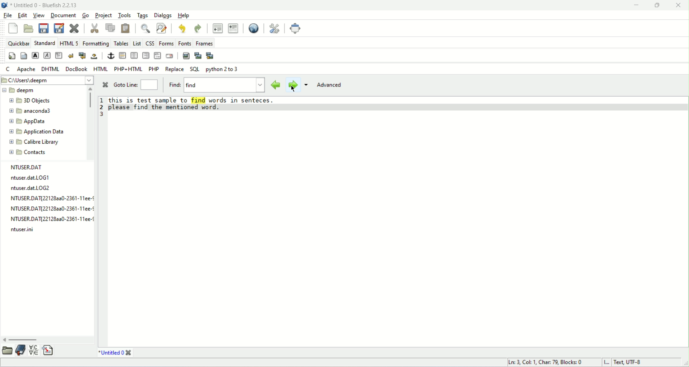  What do you see at coordinates (44, 28) in the screenshot?
I see `save current file` at bounding box center [44, 28].